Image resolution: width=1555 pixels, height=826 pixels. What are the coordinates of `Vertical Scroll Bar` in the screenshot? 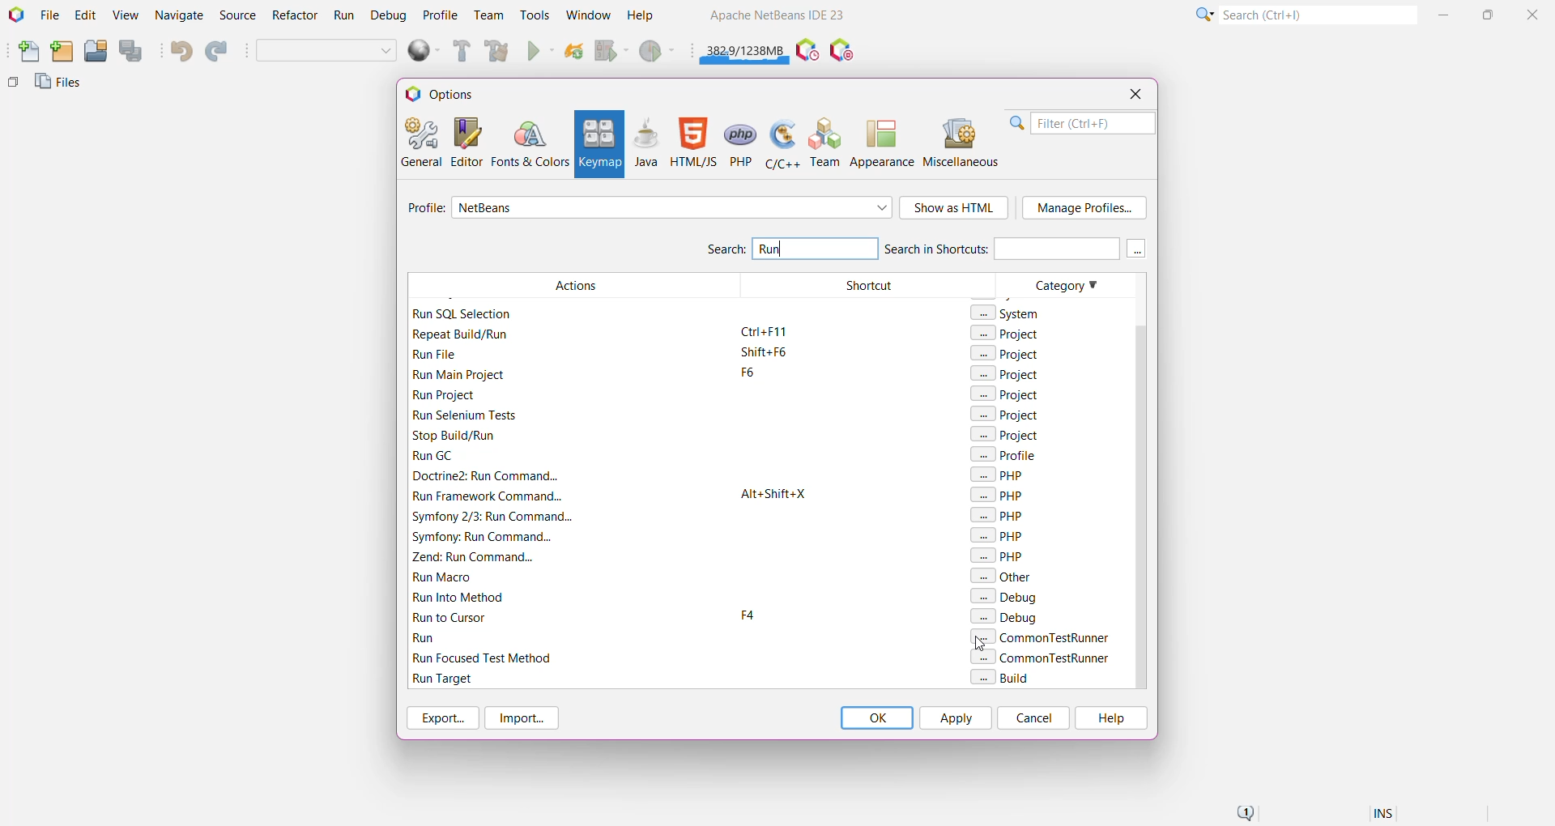 It's located at (1138, 480).